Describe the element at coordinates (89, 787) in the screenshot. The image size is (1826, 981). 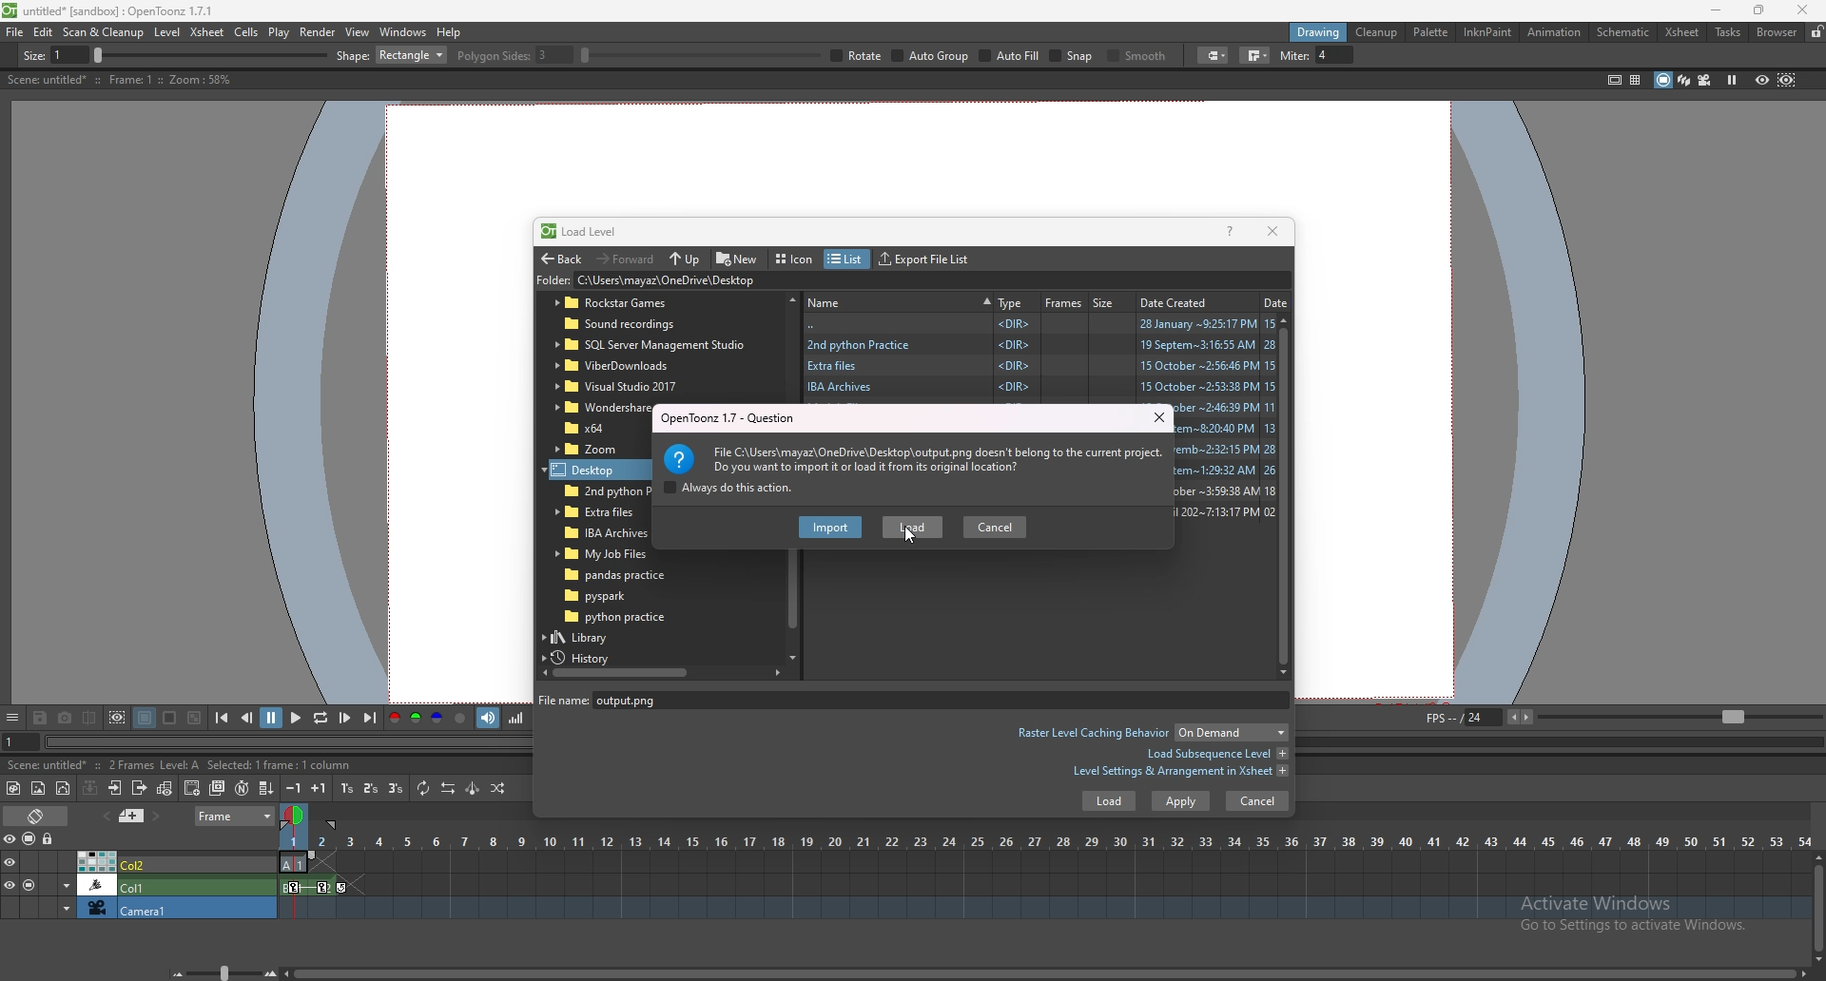
I see `collapse` at that location.